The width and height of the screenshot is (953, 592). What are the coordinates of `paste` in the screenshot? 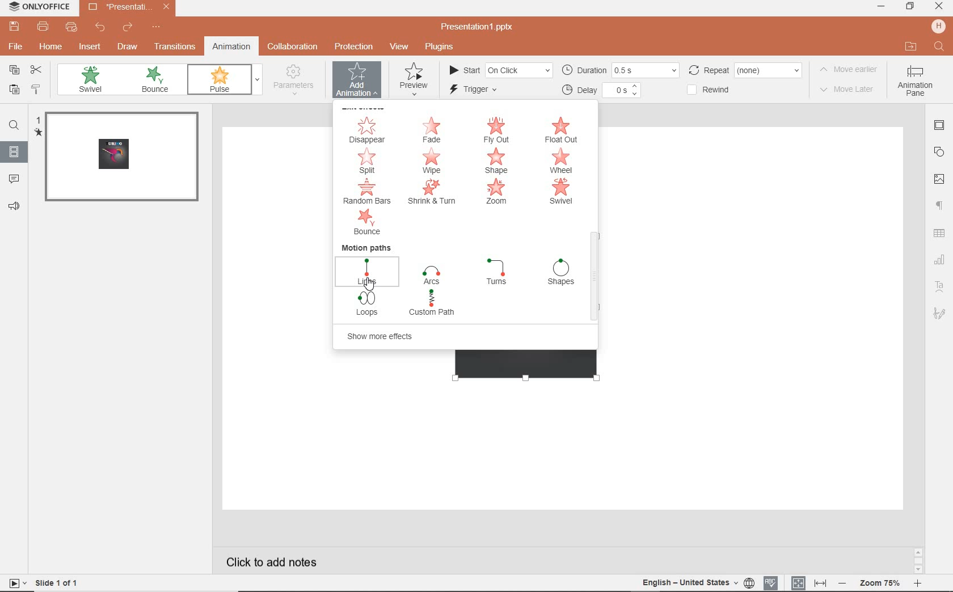 It's located at (15, 91).